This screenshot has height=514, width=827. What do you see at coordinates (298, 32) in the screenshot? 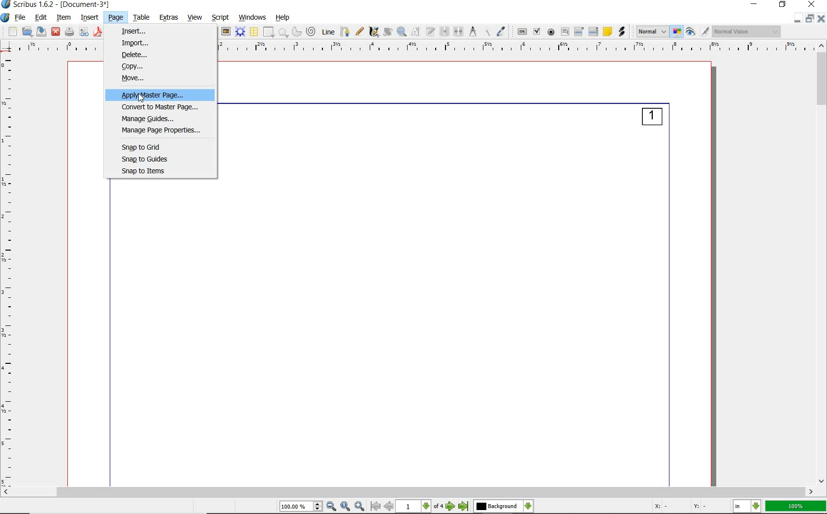
I see `arc` at bounding box center [298, 32].